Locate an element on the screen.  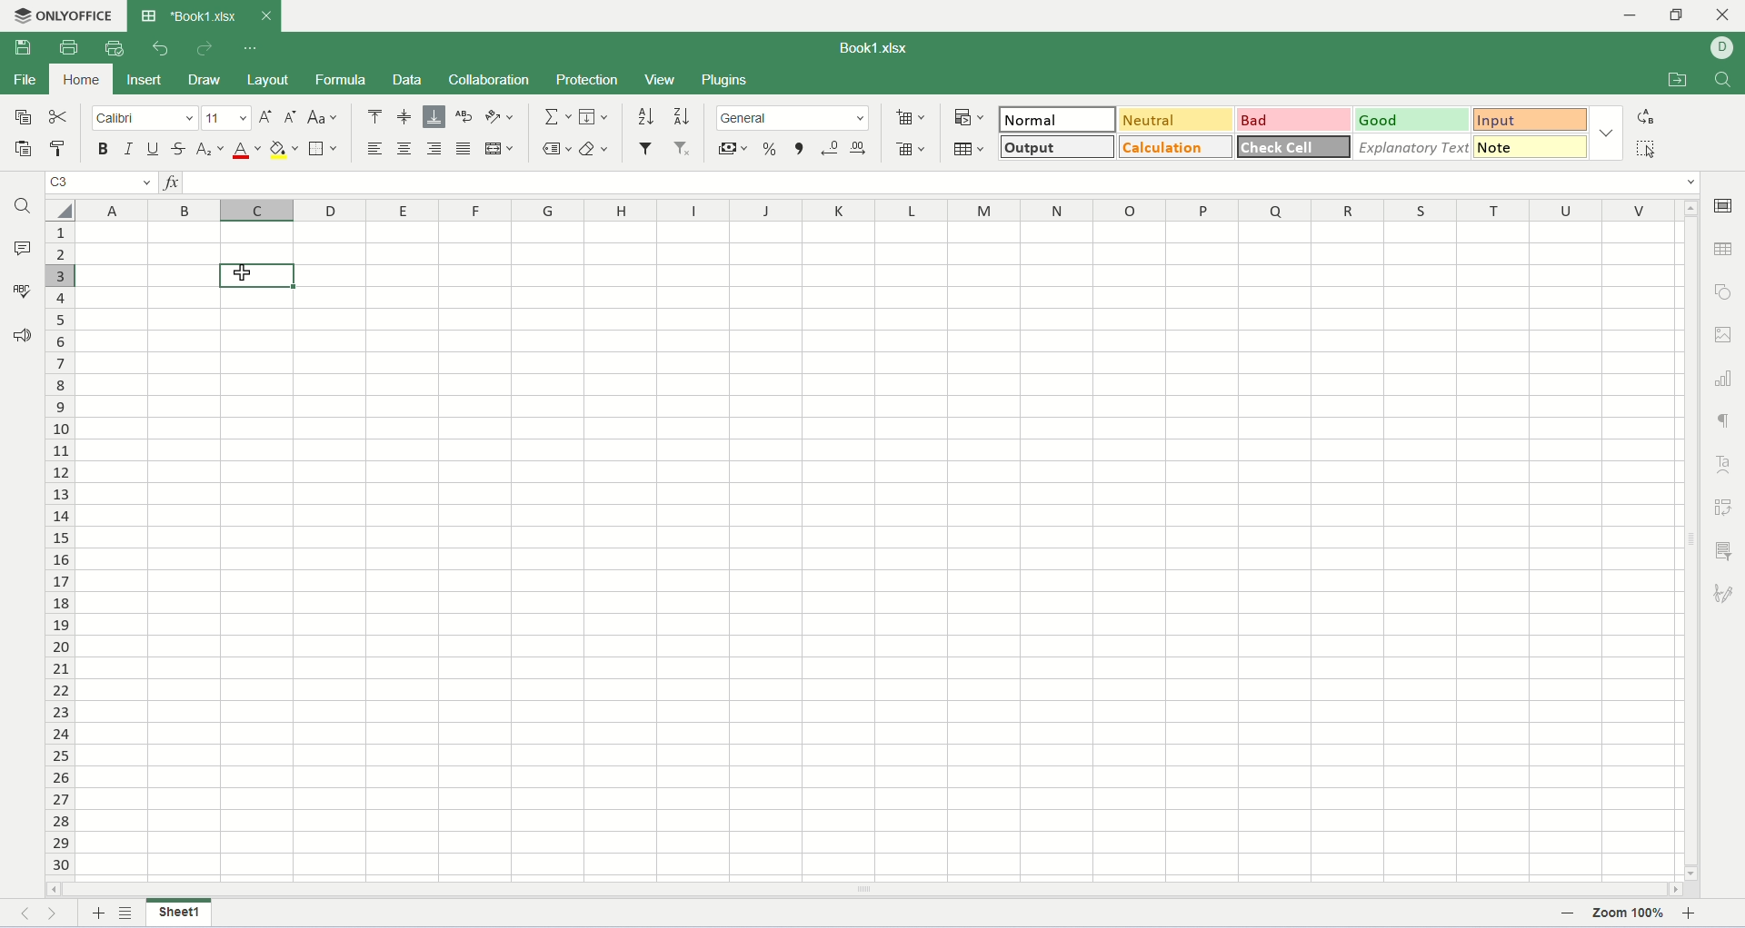
named ranges is located at coordinates (557, 151).